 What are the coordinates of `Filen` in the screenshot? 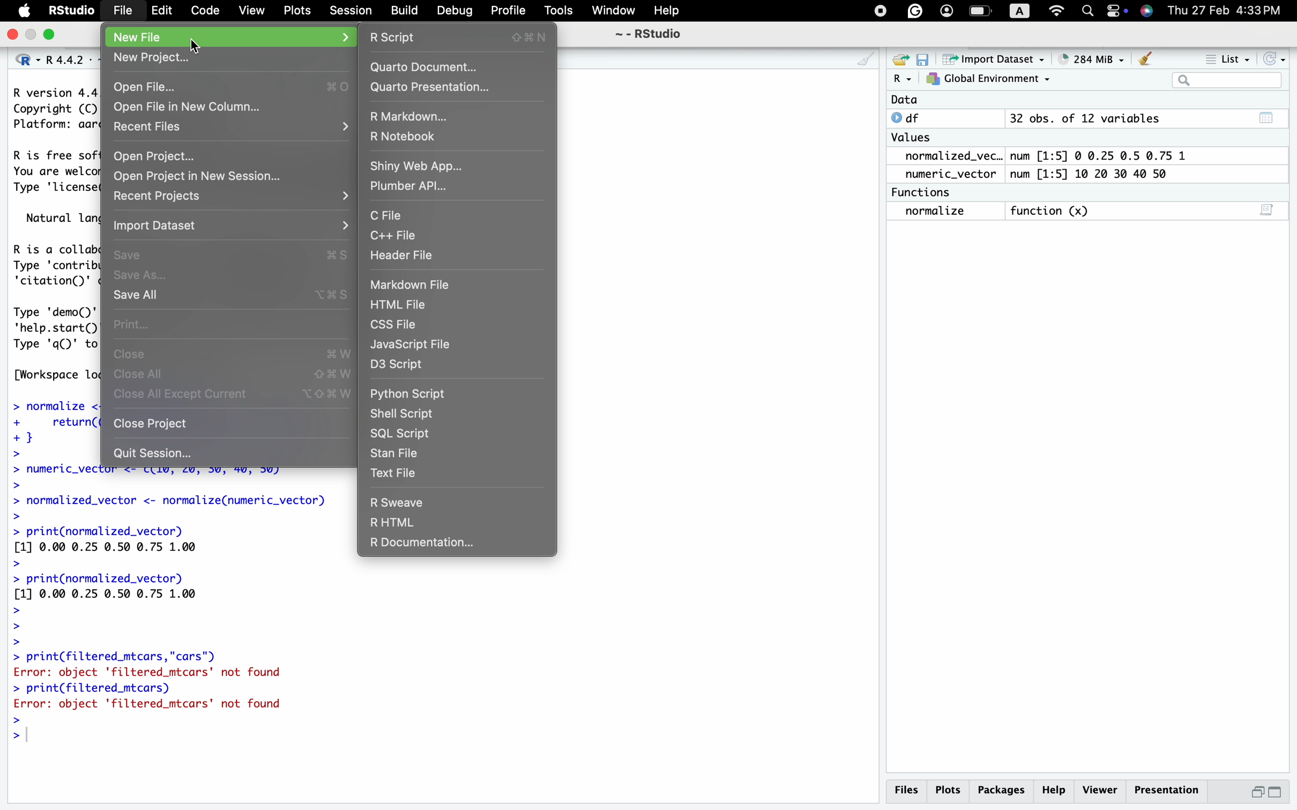 It's located at (122, 9).